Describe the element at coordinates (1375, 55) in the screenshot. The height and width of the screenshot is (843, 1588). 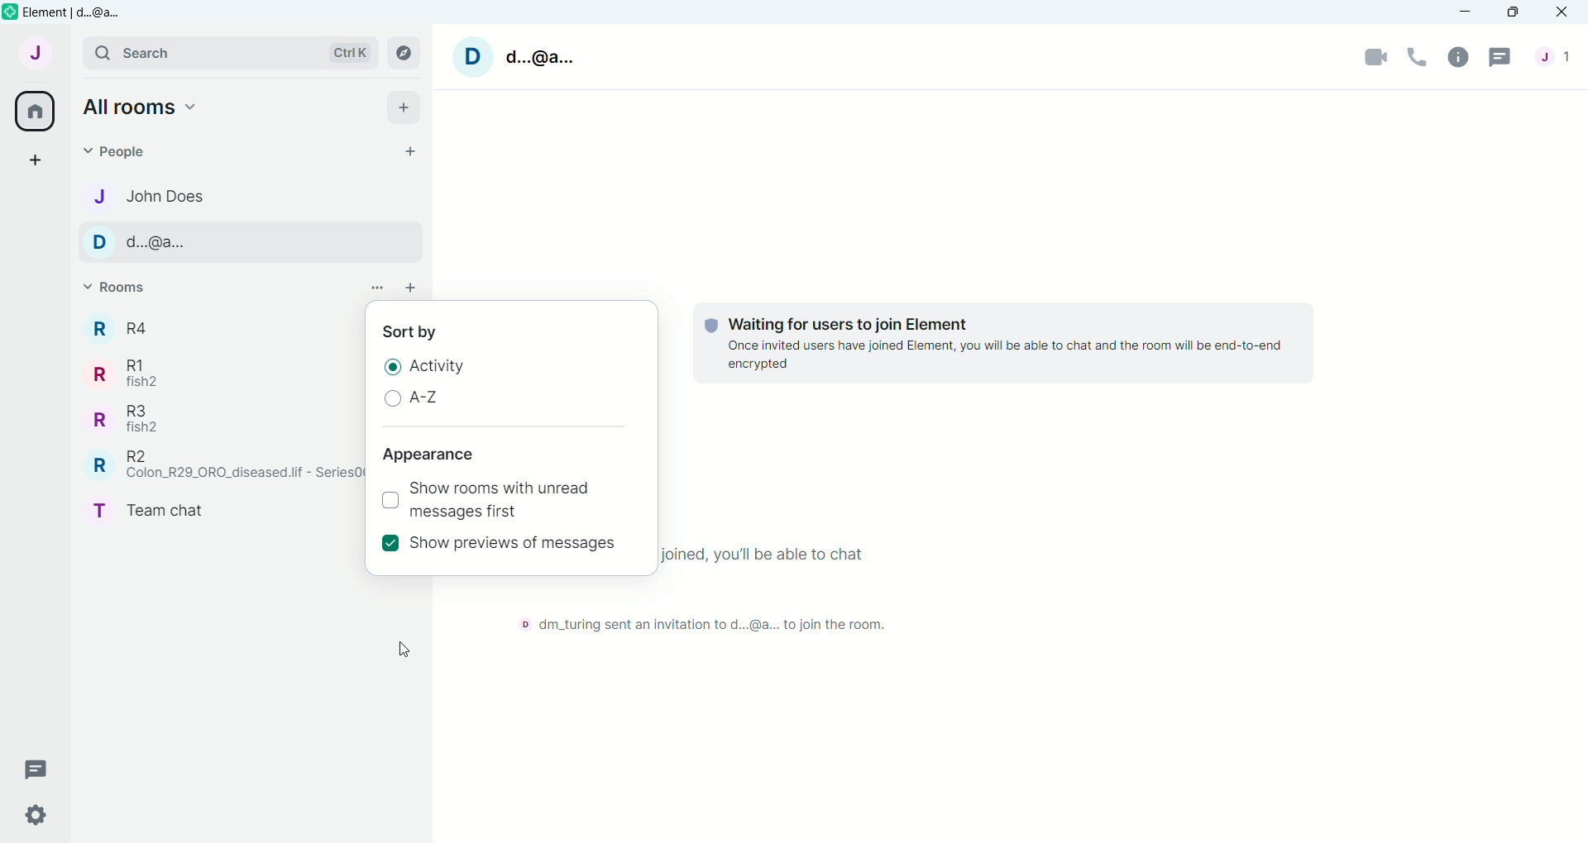
I see `Video call` at that location.